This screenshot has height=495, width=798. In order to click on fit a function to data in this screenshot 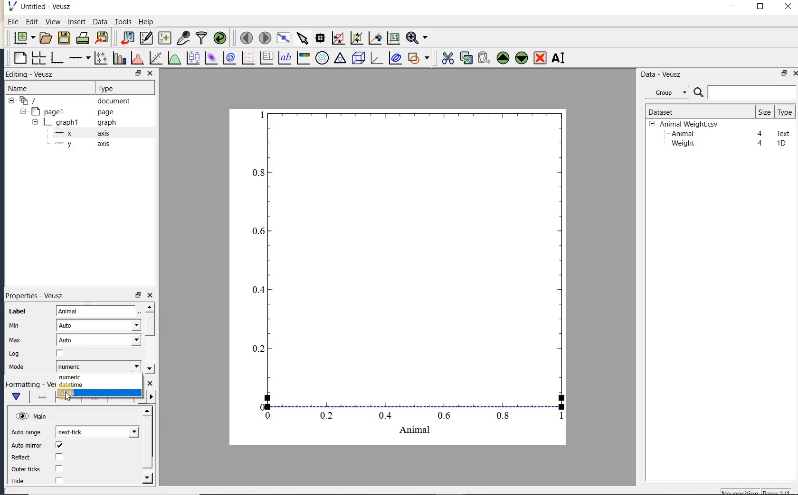, I will do `click(155, 58)`.